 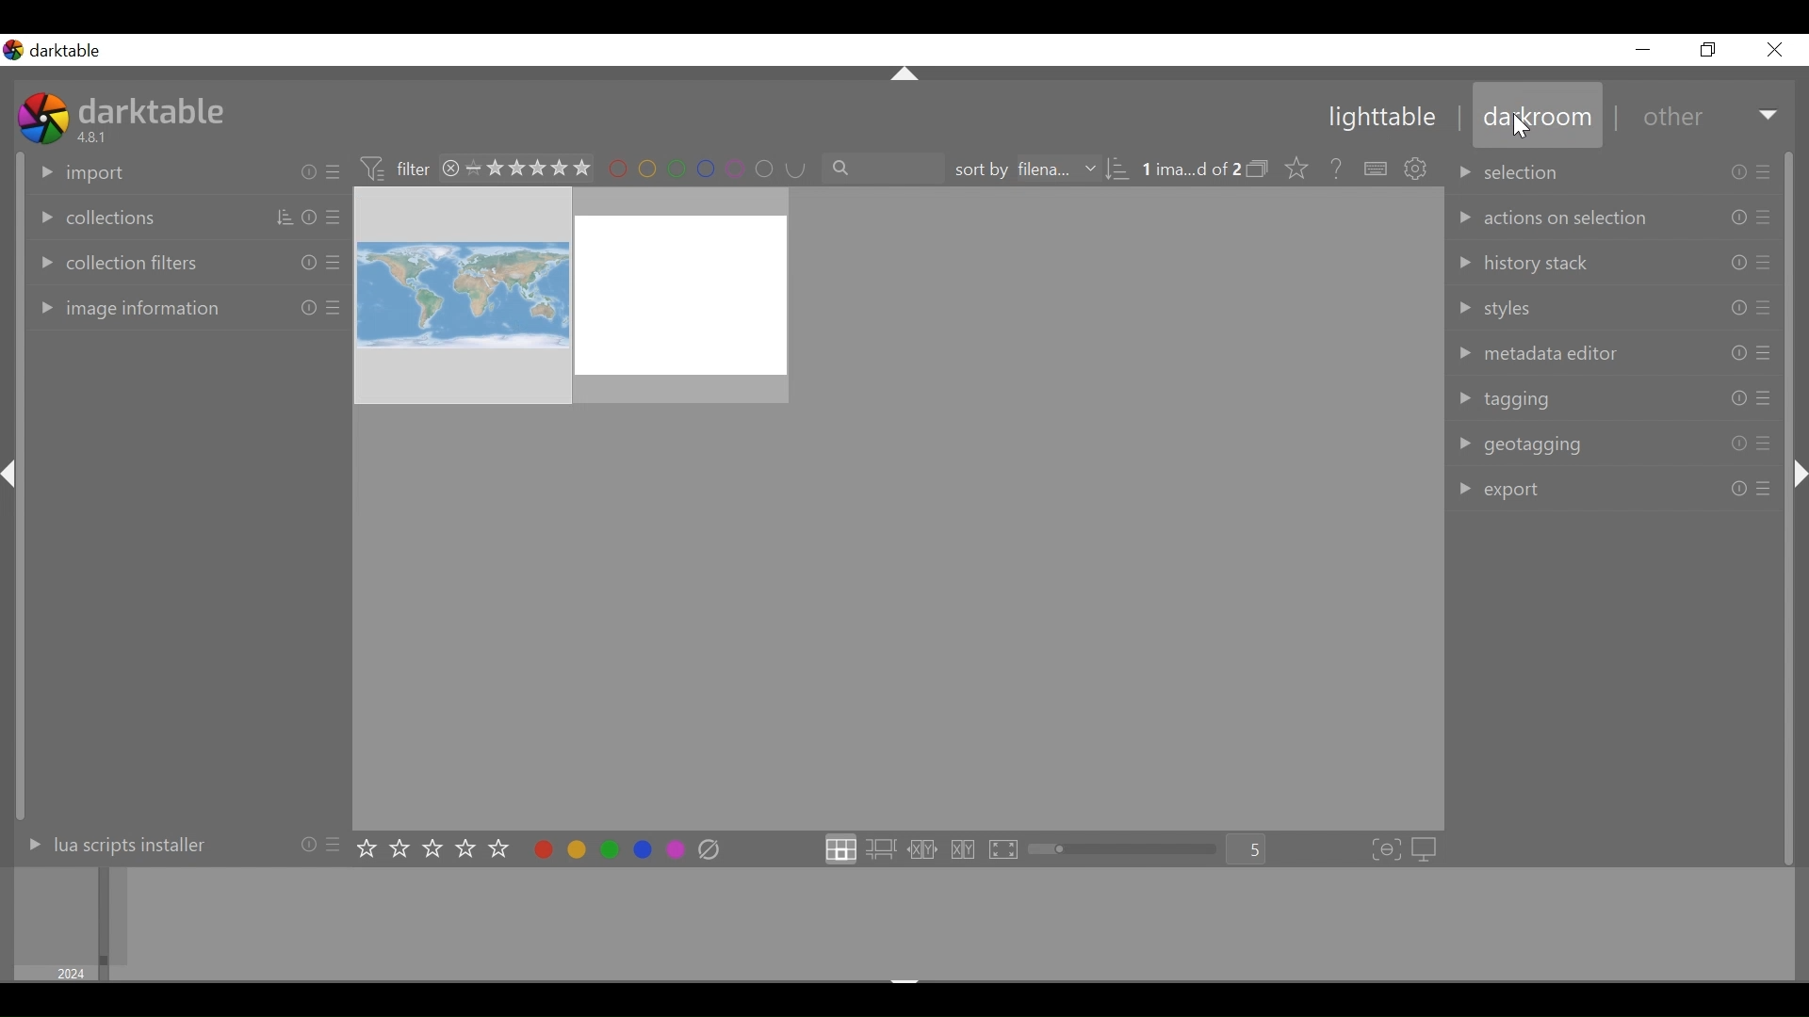 What do you see at coordinates (1797, 466) in the screenshot?
I see `hide` at bounding box center [1797, 466].